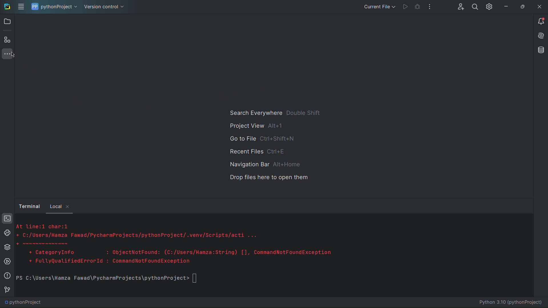 The image size is (548, 308). What do you see at coordinates (30, 206) in the screenshot?
I see `terminal` at bounding box center [30, 206].